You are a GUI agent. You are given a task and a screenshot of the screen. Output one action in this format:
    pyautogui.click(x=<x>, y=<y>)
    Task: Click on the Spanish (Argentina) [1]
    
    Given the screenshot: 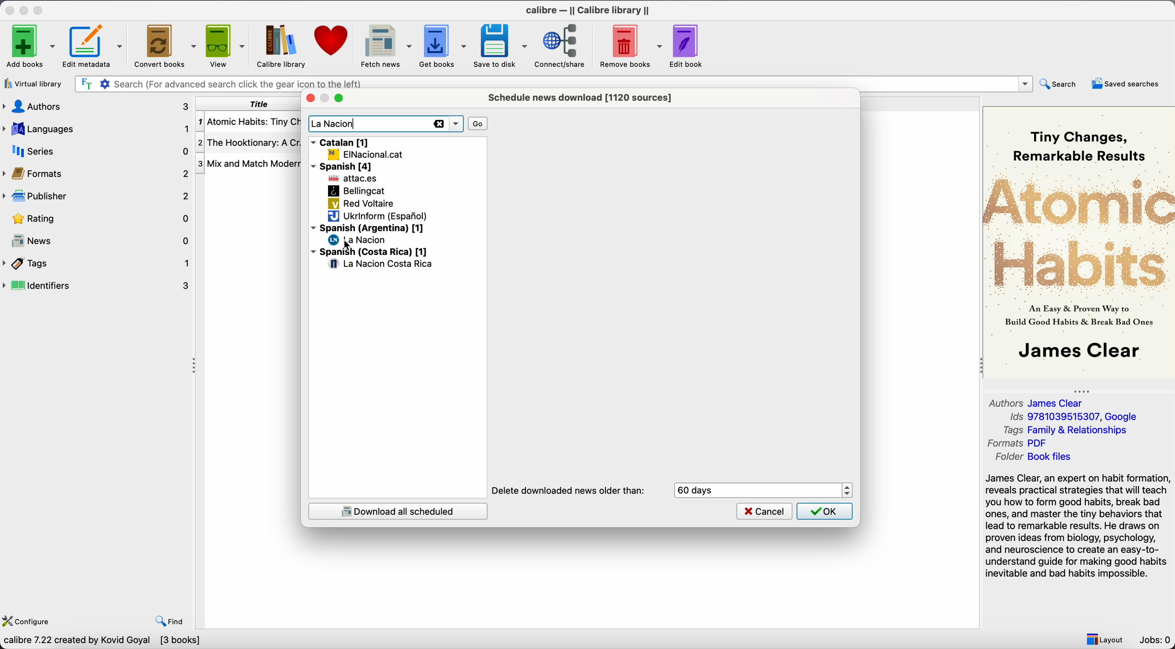 What is the action you would take?
    pyautogui.click(x=367, y=227)
    